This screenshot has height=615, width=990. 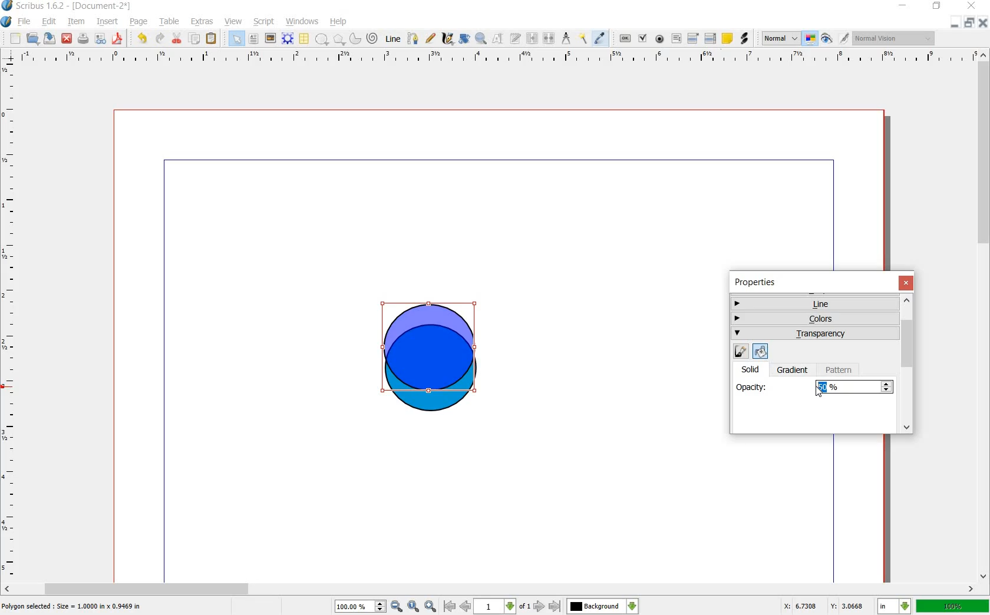 What do you see at coordinates (264, 22) in the screenshot?
I see `script` at bounding box center [264, 22].